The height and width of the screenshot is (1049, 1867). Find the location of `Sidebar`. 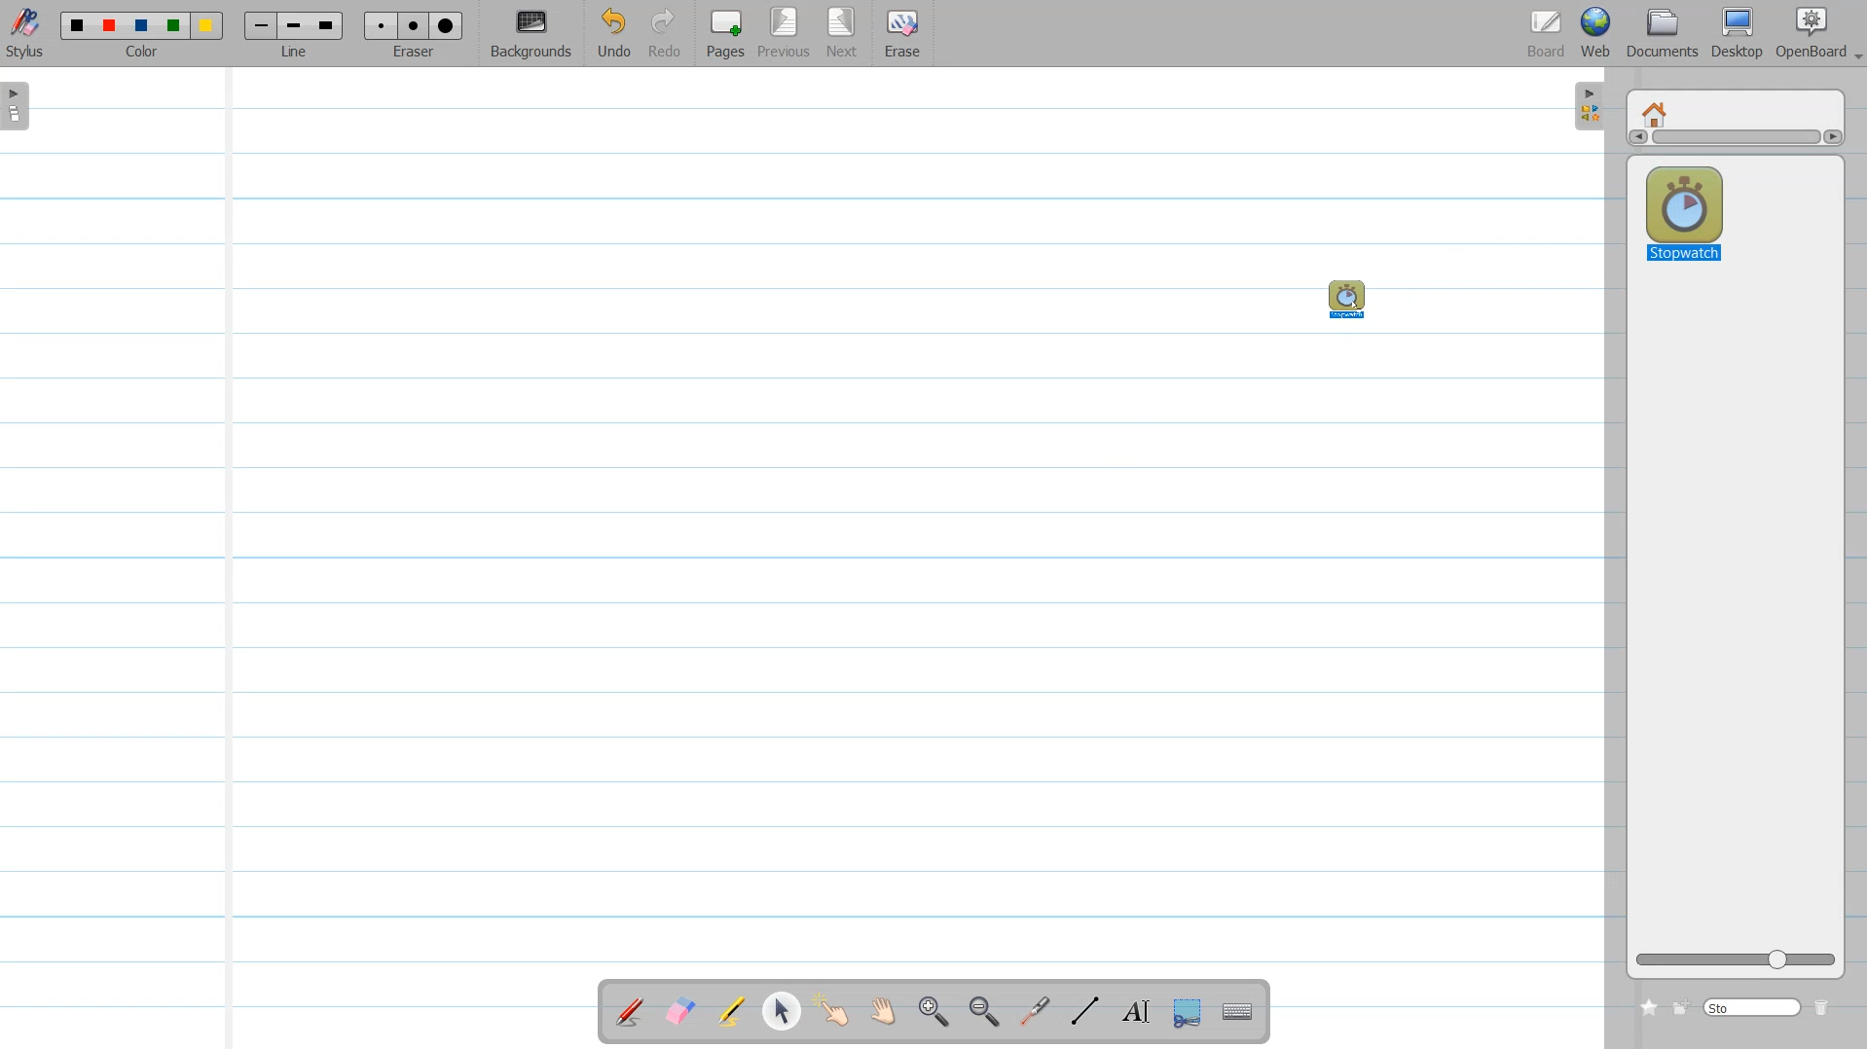

Sidebar is located at coordinates (1586, 107).